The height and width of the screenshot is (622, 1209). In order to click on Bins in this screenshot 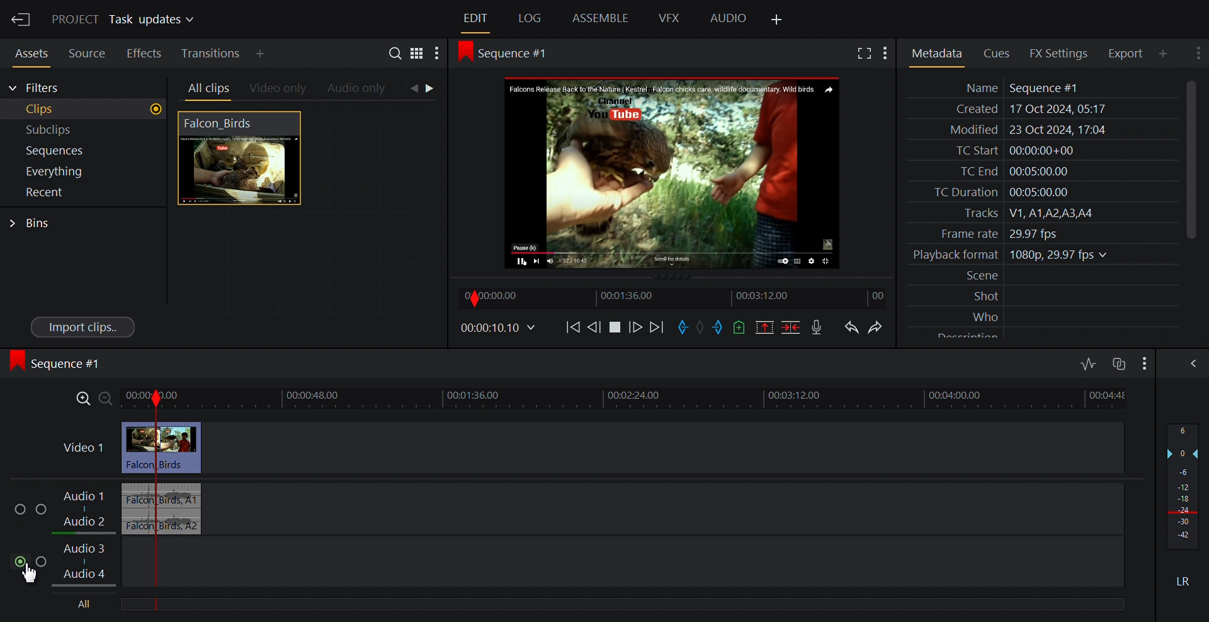, I will do `click(31, 223)`.